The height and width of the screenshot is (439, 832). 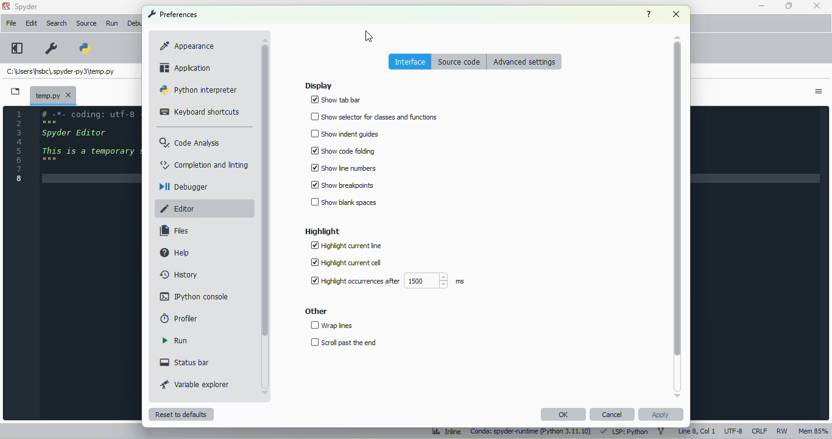 I want to click on editor, so click(x=180, y=209).